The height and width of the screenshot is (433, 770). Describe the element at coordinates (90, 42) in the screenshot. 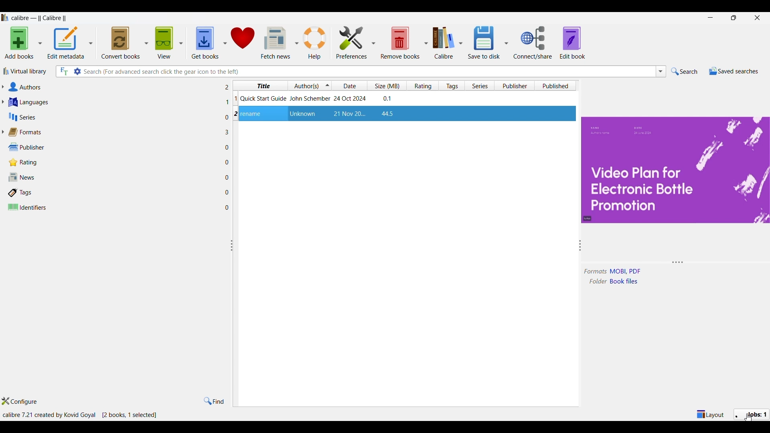

I see `` at that location.